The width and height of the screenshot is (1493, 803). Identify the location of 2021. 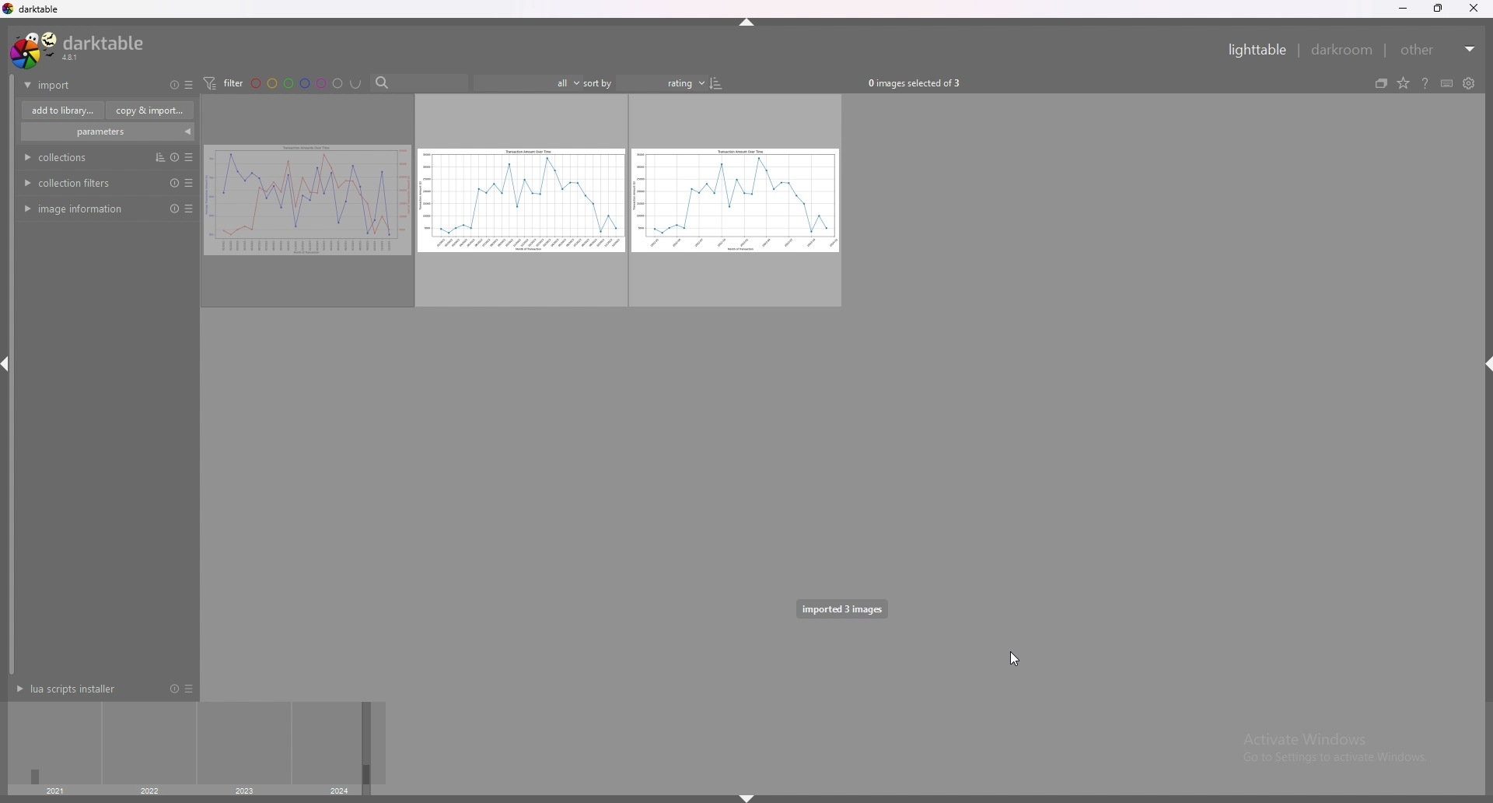
(54, 791).